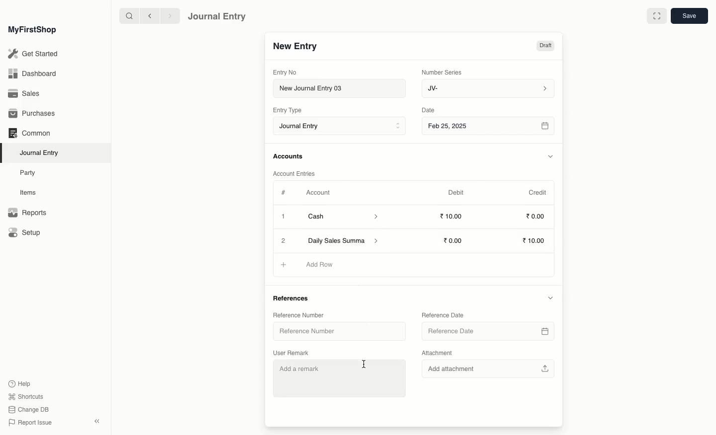 This screenshot has width=716, height=435. What do you see at coordinates (293, 352) in the screenshot?
I see `User Remark` at bounding box center [293, 352].